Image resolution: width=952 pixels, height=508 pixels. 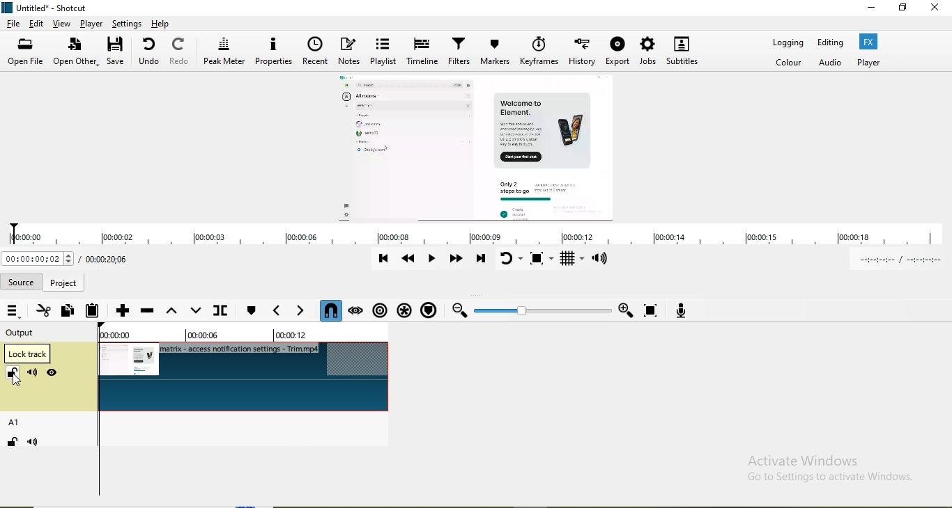 I want to click on Time markers, so click(x=240, y=335).